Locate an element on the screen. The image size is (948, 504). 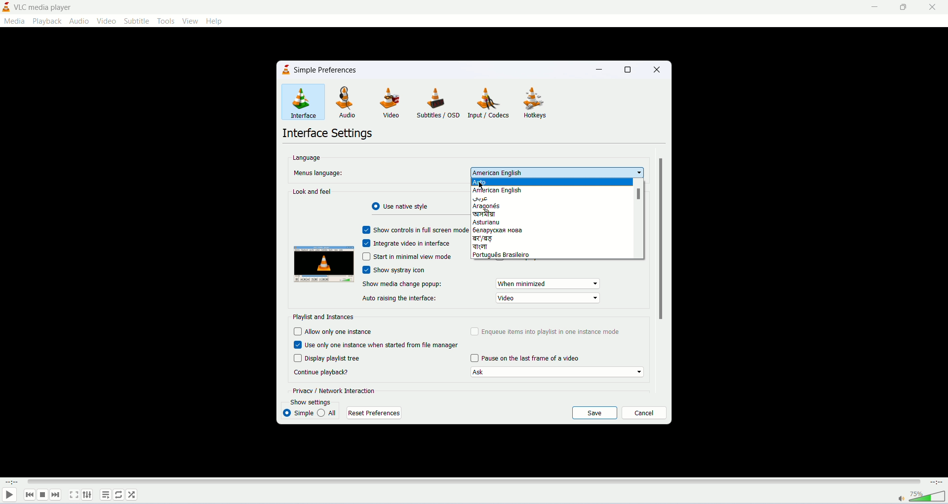
fullscreen is located at coordinates (74, 495).